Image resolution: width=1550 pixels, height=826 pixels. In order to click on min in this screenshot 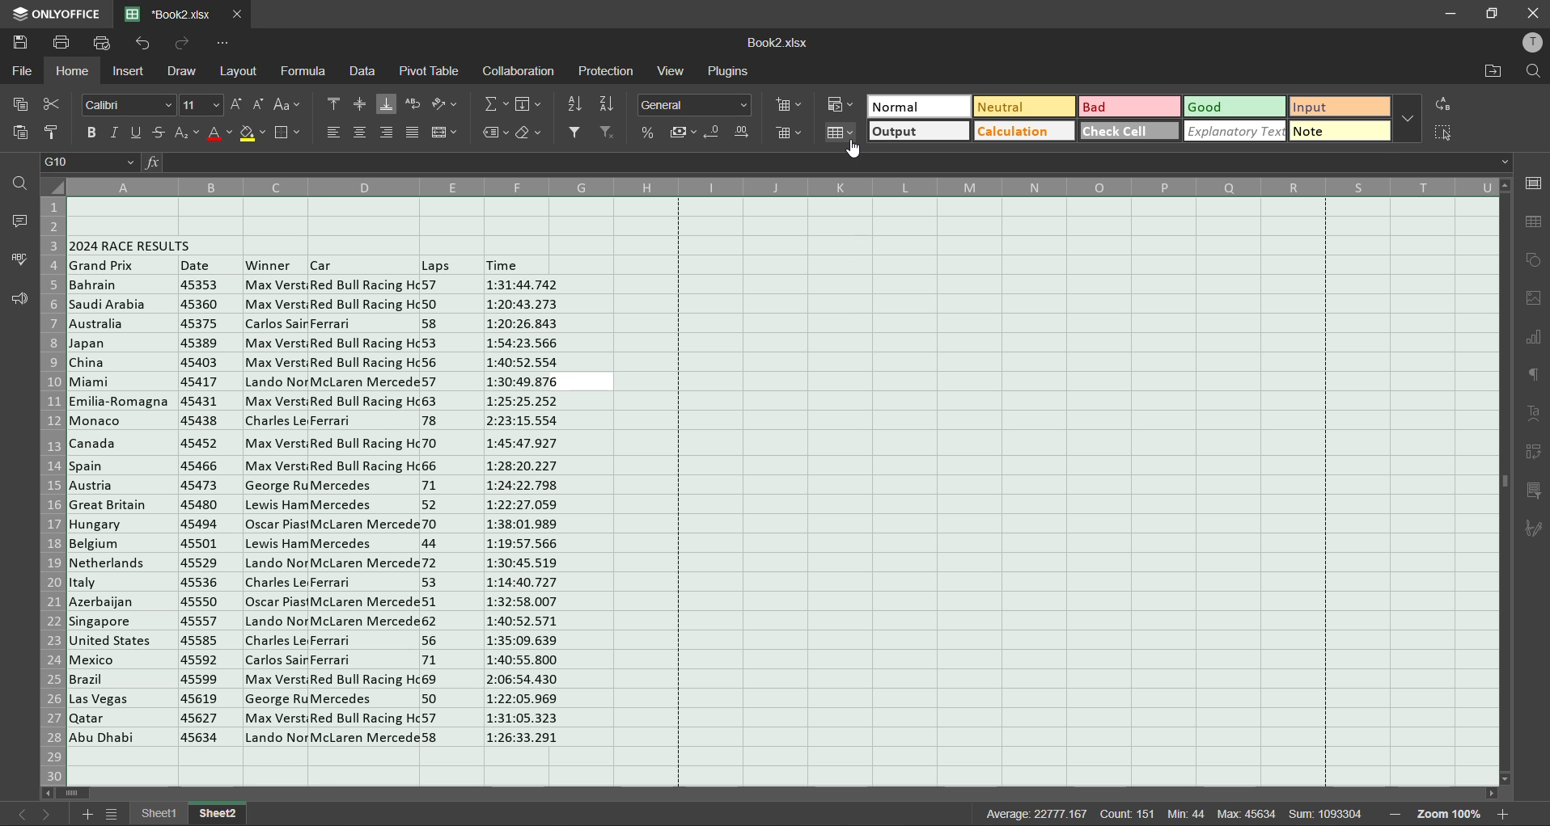, I will do `click(1188, 814)`.